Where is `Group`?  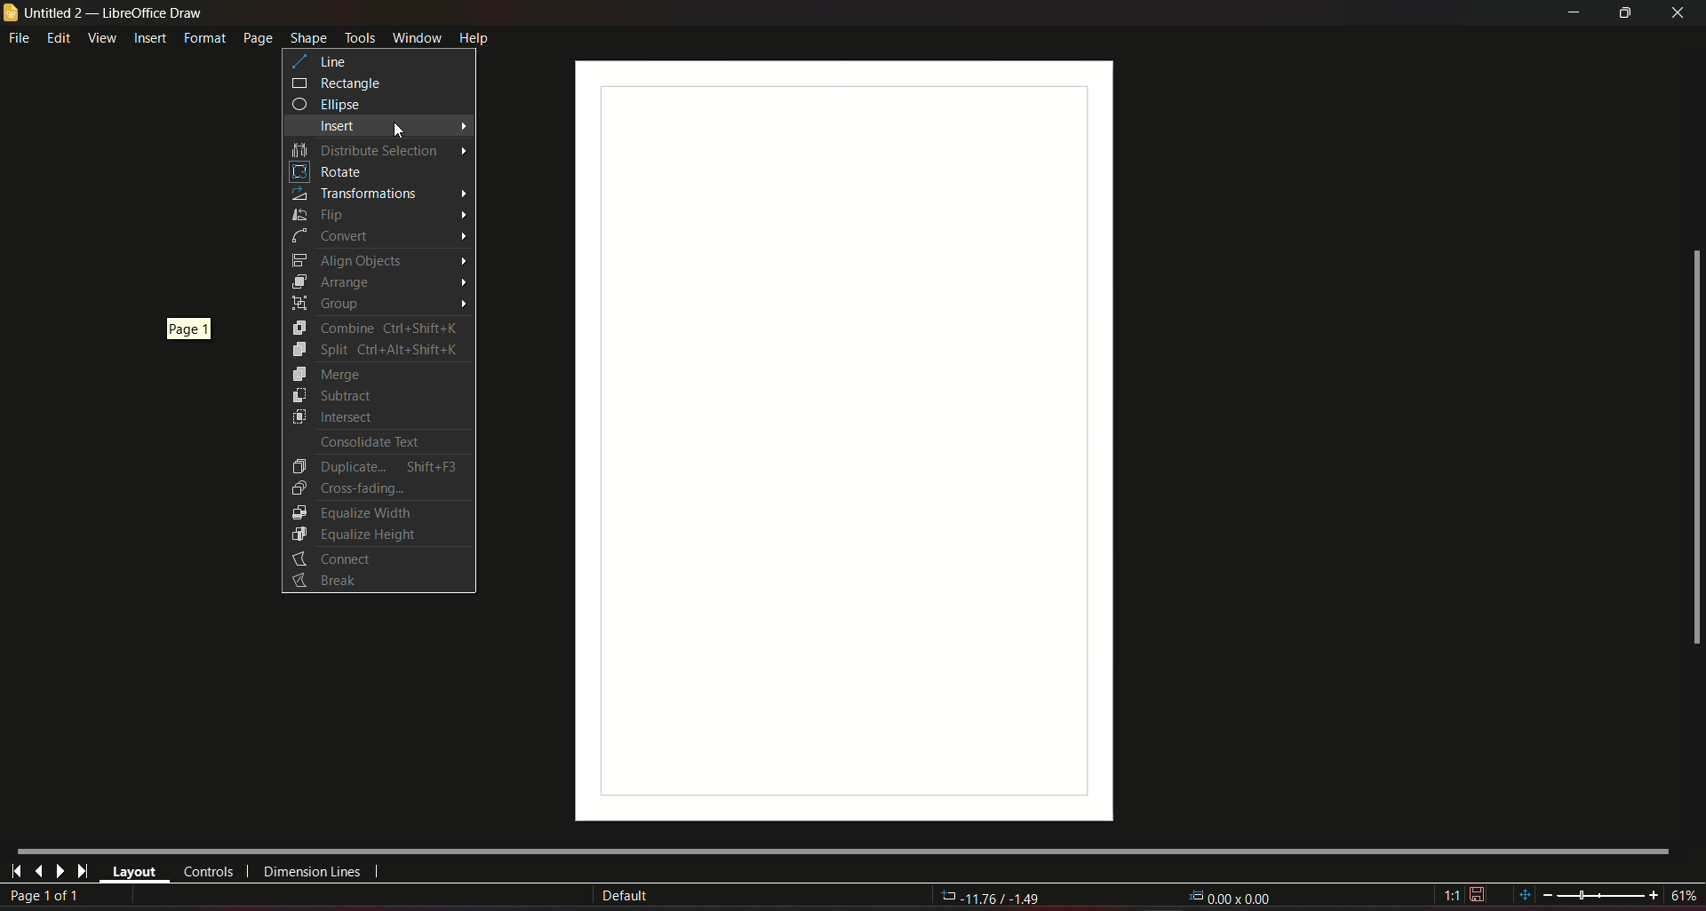
Group is located at coordinates (330, 304).